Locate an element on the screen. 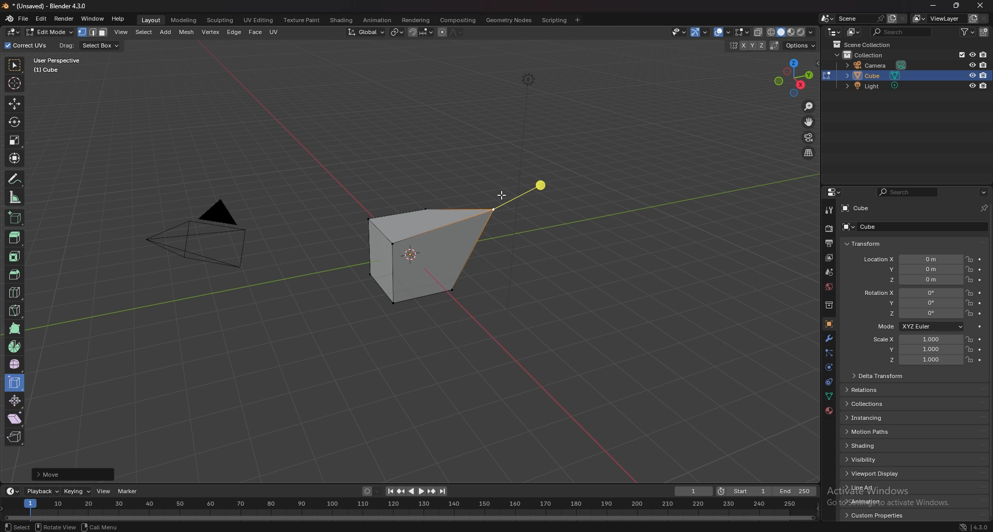 This screenshot has width=993, height=532. poly build is located at coordinates (15, 328).